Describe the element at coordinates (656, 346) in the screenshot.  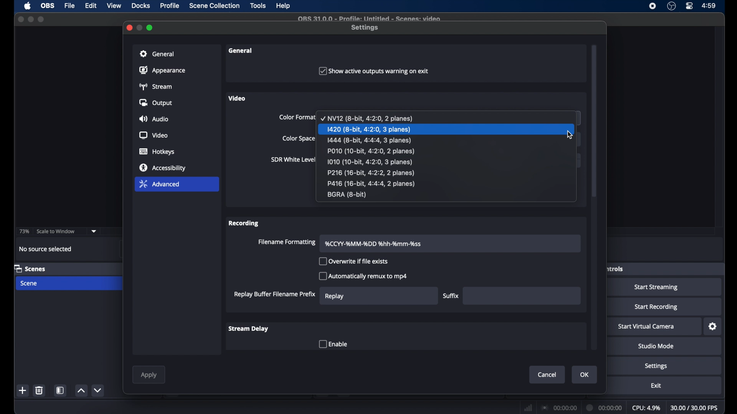
I see `studio mode` at that location.